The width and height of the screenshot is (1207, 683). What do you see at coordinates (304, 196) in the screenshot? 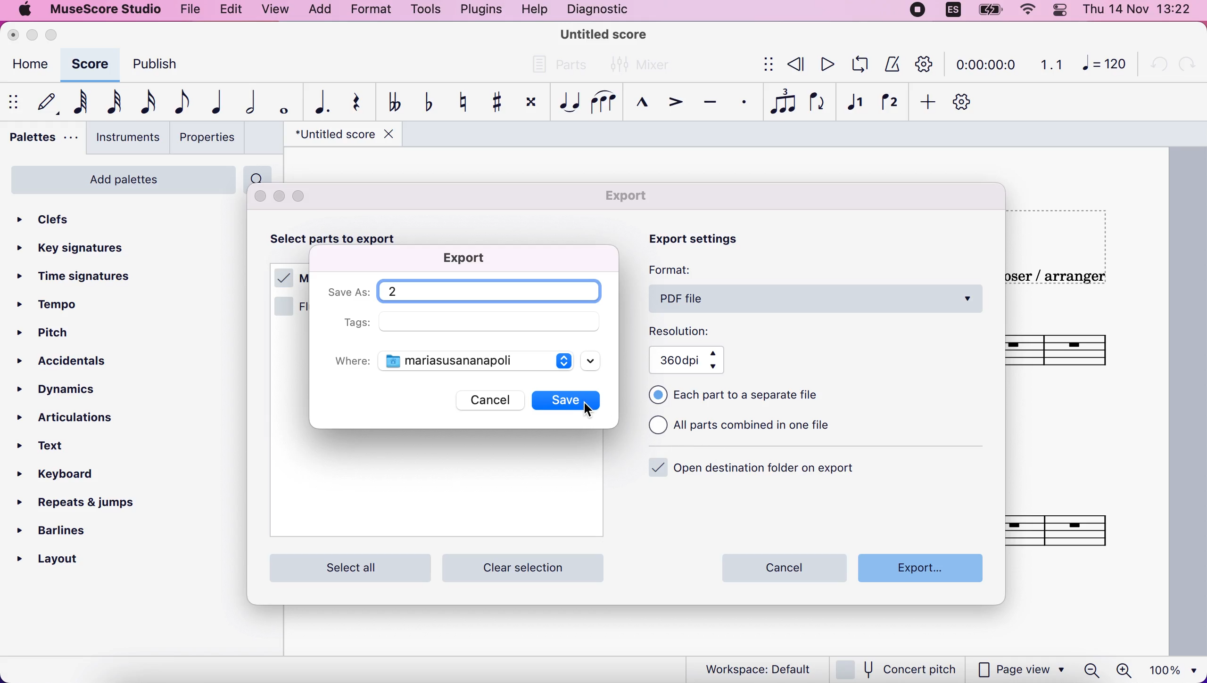
I see `maximize` at bounding box center [304, 196].